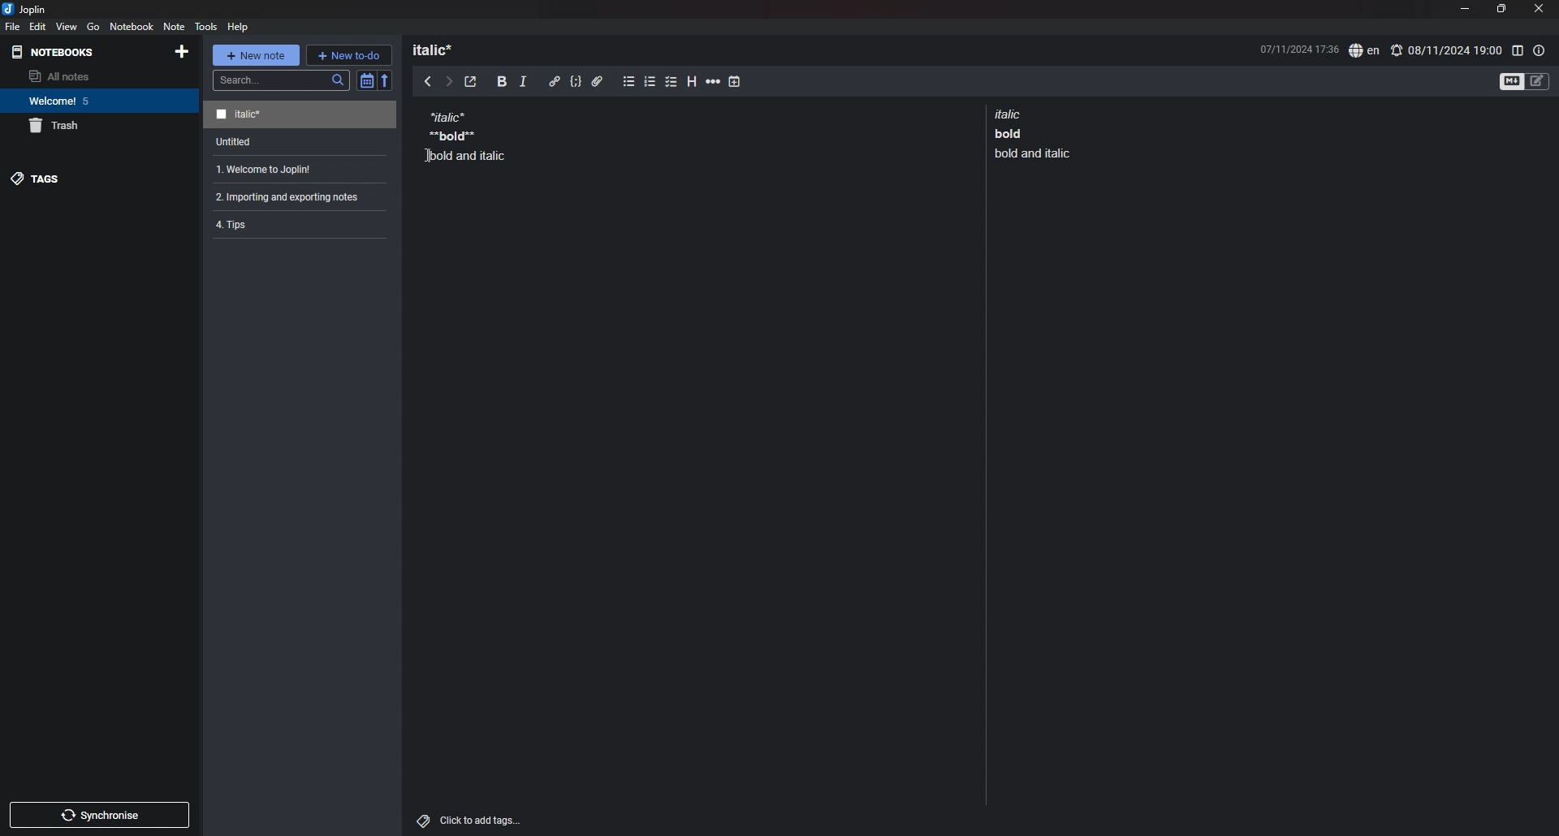 The image size is (1559, 836). I want to click on note, so click(294, 223).